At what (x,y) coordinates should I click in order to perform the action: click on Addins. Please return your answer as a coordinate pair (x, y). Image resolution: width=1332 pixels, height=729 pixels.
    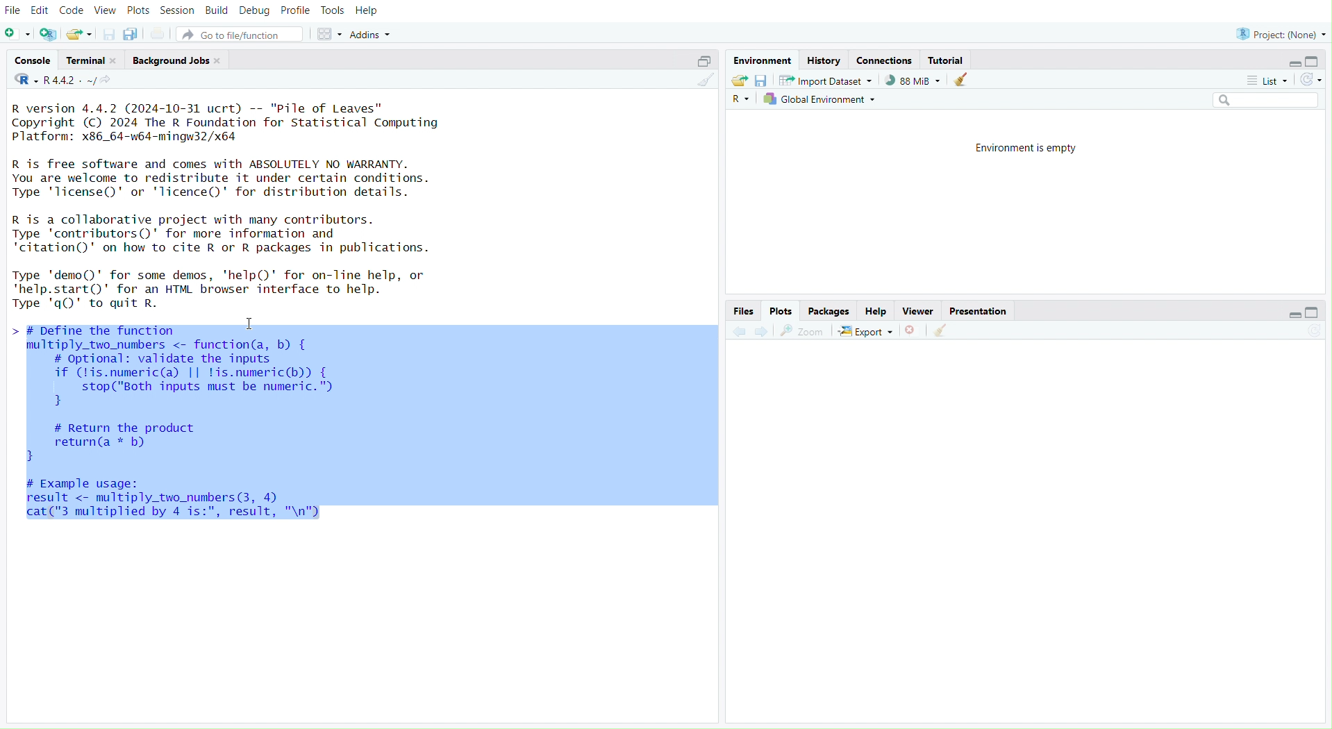
    Looking at the image, I should click on (376, 33).